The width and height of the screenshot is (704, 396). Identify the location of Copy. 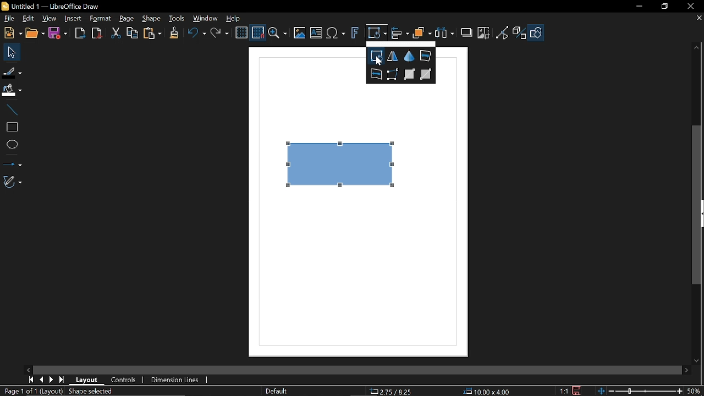
(131, 35).